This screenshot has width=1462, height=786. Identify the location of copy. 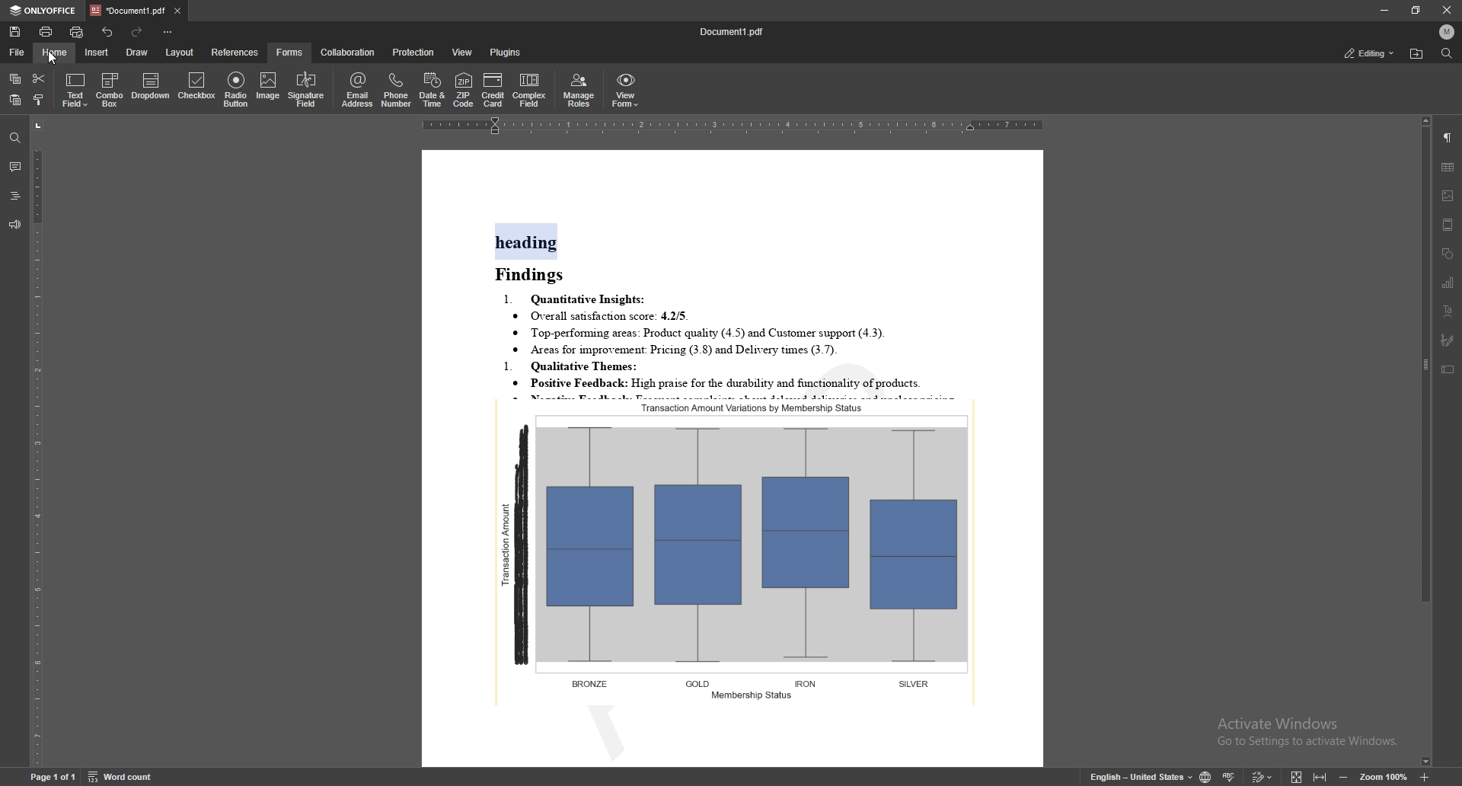
(15, 79).